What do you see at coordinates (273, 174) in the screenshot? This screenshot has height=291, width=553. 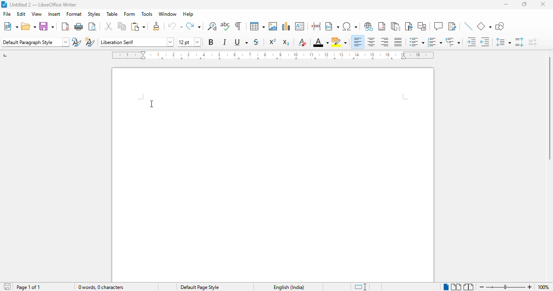 I see `page` at bounding box center [273, 174].